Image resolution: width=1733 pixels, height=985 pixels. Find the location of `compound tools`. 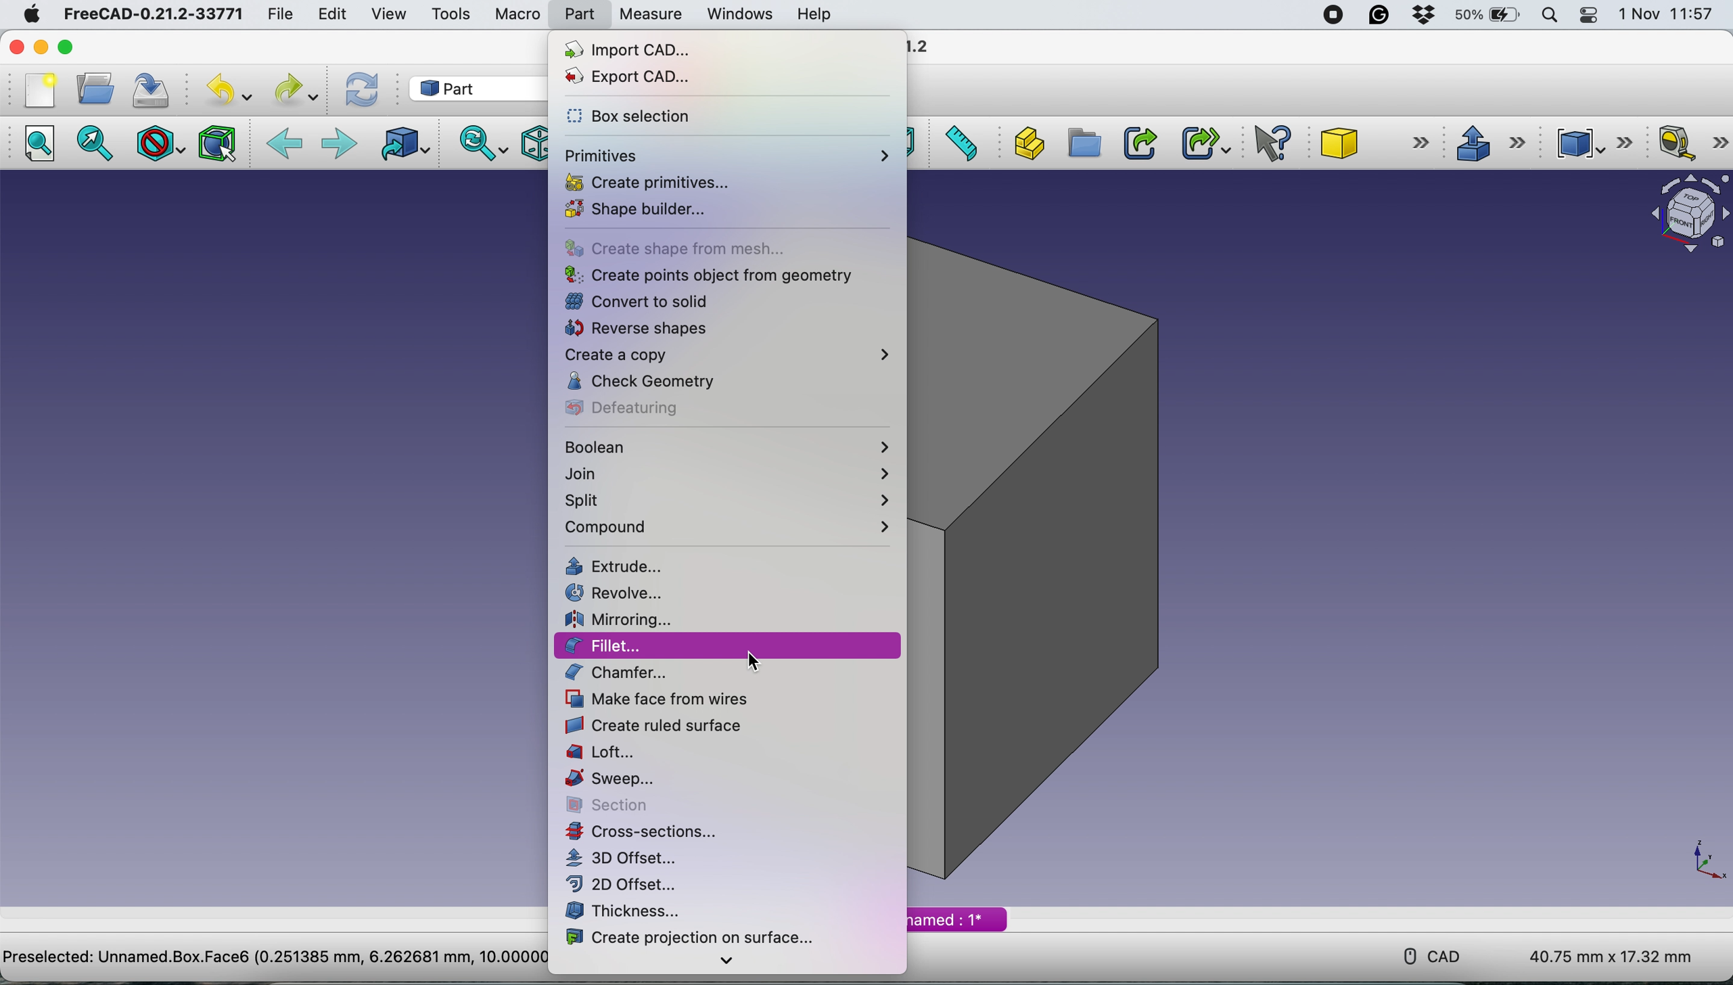

compound tools is located at coordinates (1597, 143).